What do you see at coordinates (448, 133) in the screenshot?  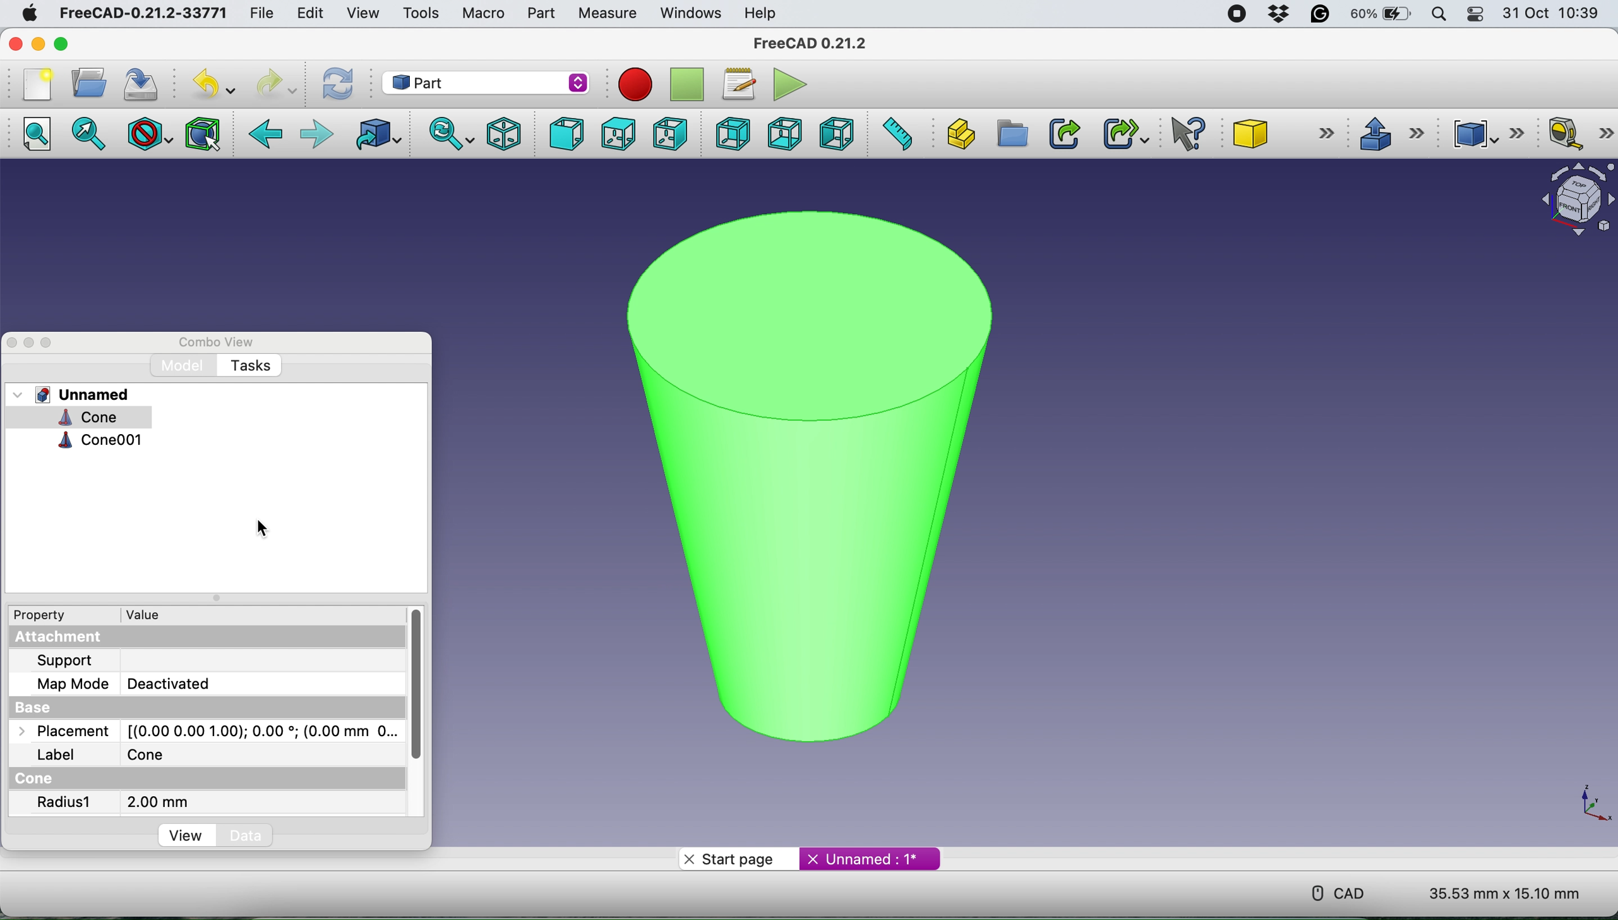 I see `sync view` at bounding box center [448, 133].